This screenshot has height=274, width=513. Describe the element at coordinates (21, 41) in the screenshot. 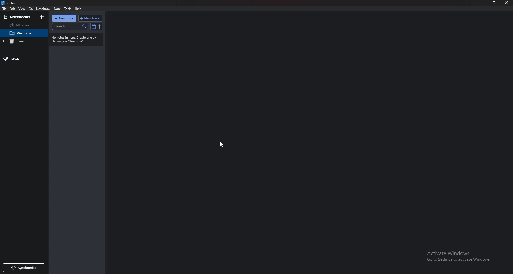

I see `trash` at that location.